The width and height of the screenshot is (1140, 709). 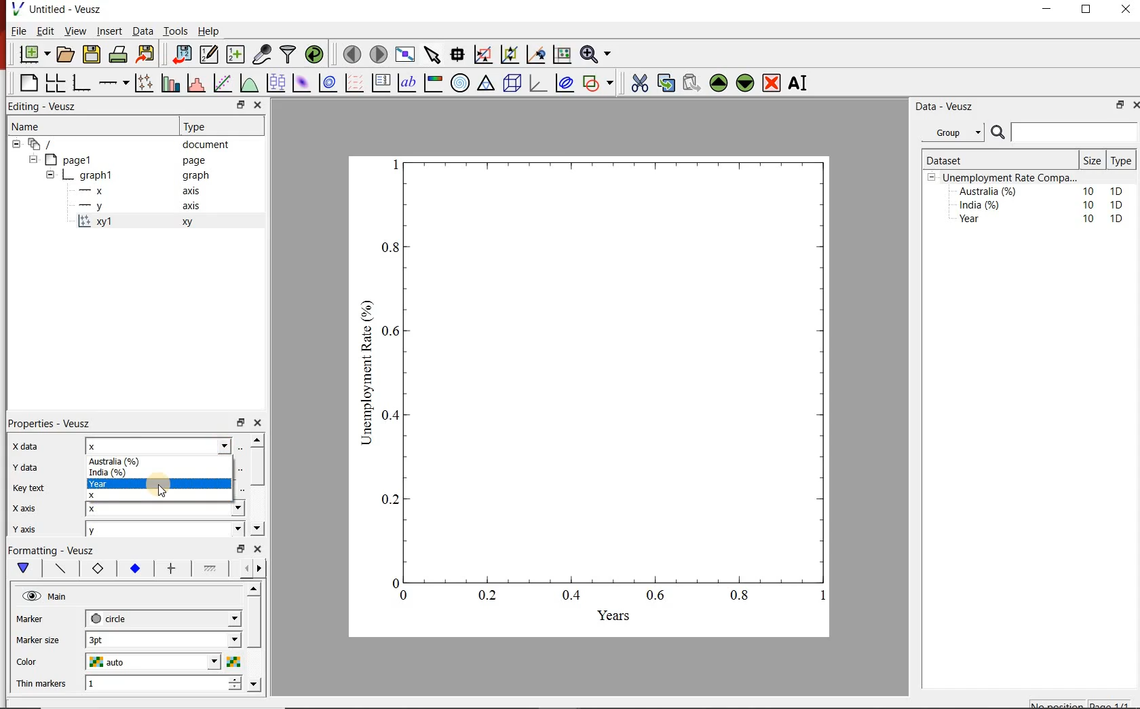 I want to click on move down, so click(x=254, y=685).